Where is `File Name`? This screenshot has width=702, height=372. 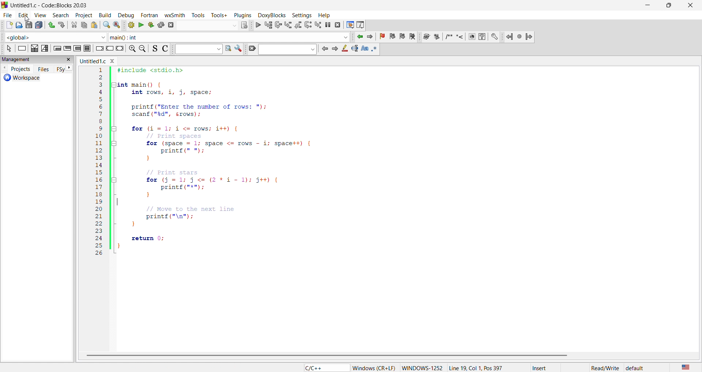 File Name is located at coordinates (25, 5).